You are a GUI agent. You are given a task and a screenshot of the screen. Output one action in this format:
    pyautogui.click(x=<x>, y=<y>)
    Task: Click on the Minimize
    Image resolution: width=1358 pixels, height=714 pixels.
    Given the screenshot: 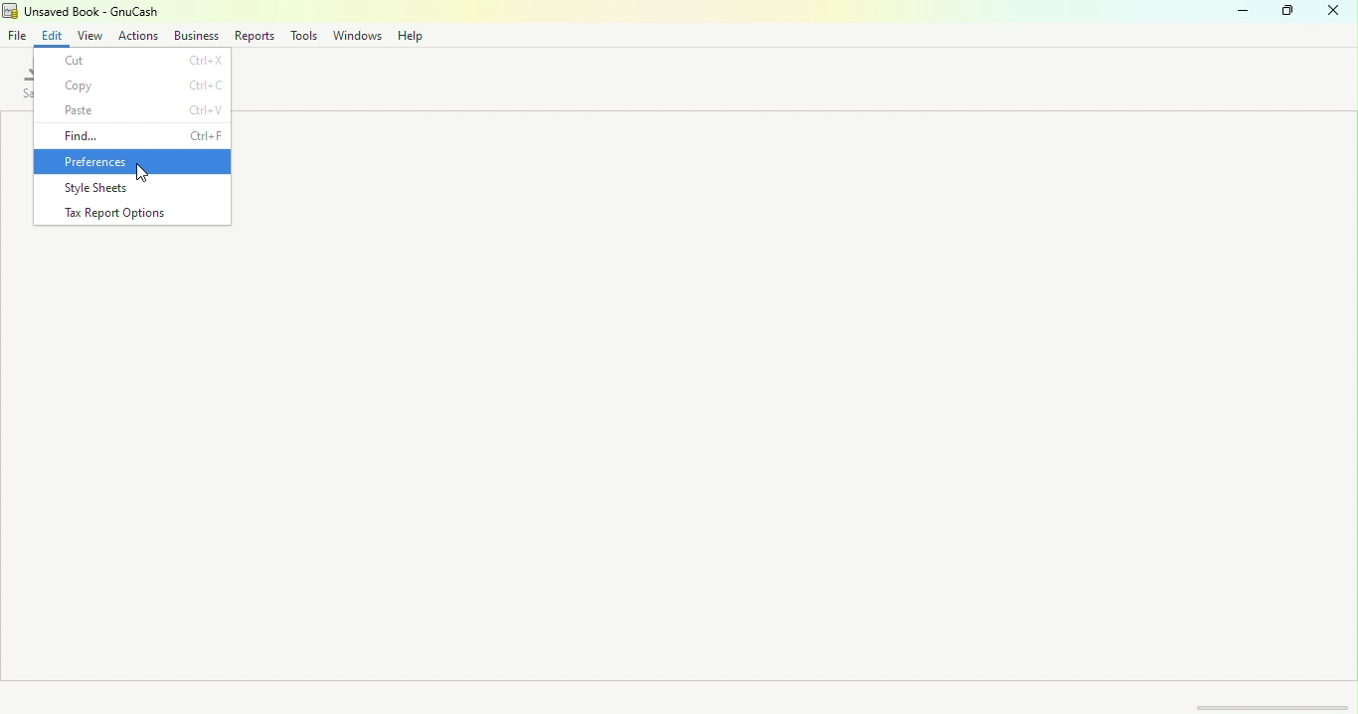 What is the action you would take?
    pyautogui.click(x=1241, y=14)
    